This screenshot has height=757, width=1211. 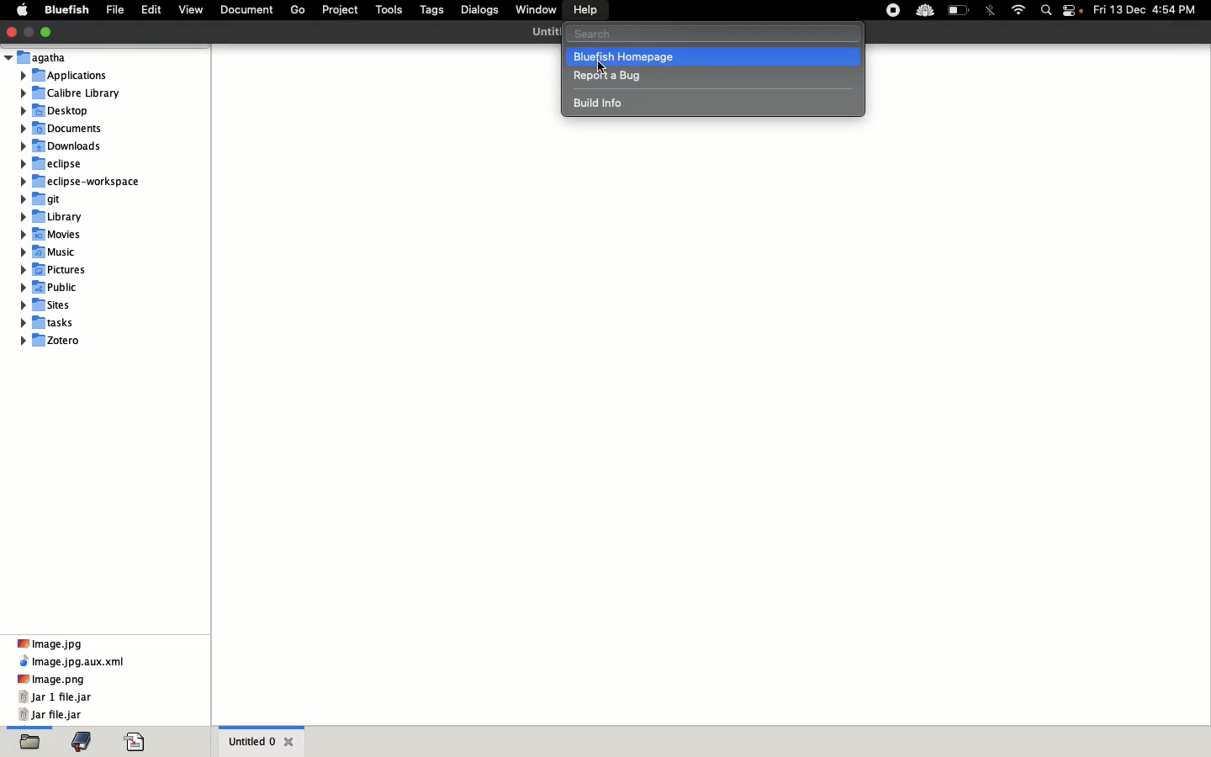 I want to click on music, so click(x=53, y=252).